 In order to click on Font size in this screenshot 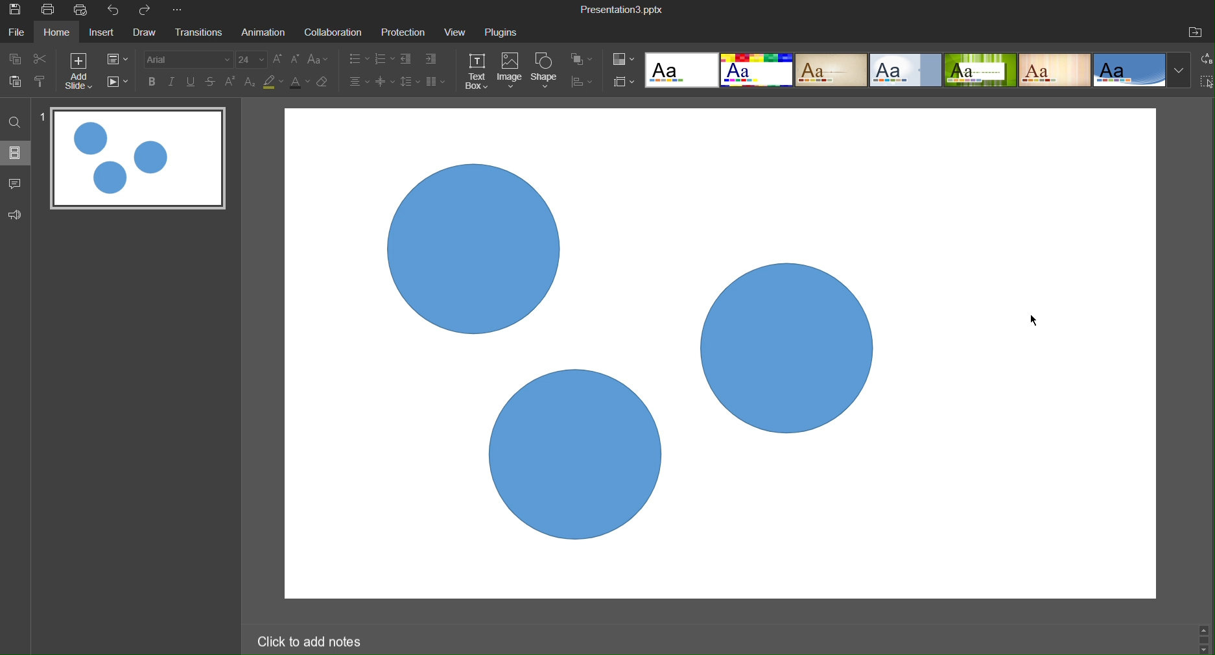, I will do `click(255, 59)`.